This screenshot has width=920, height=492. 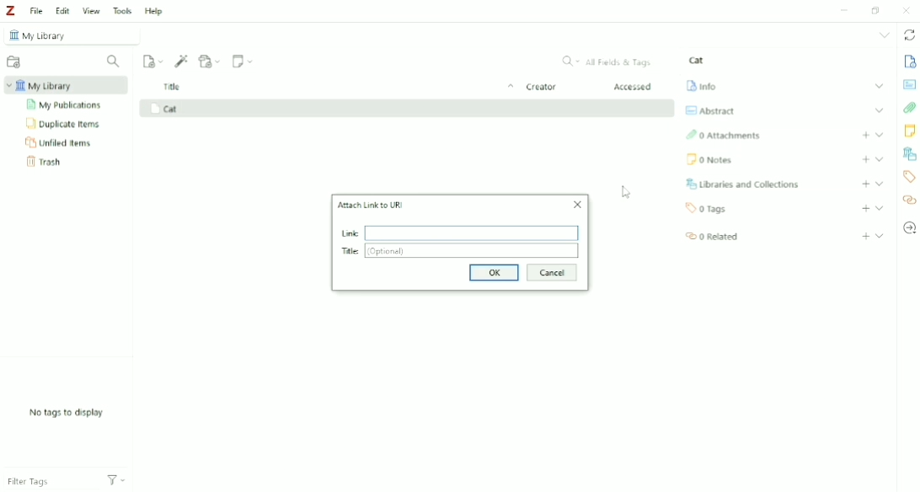 I want to click on Add, so click(x=866, y=209).